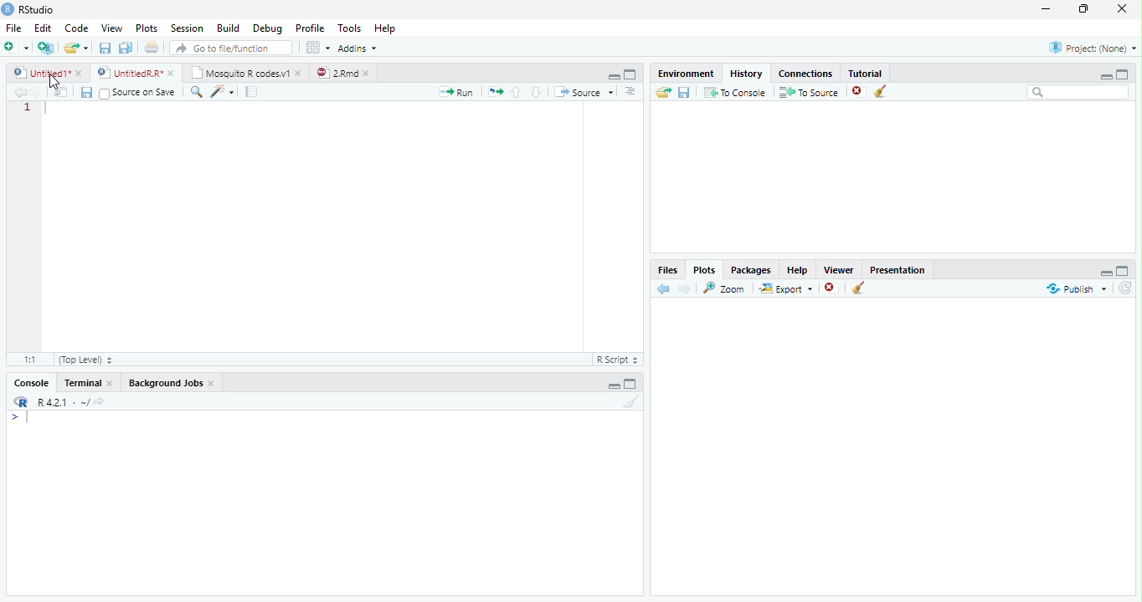  I want to click on Hide, so click(1106, 75).